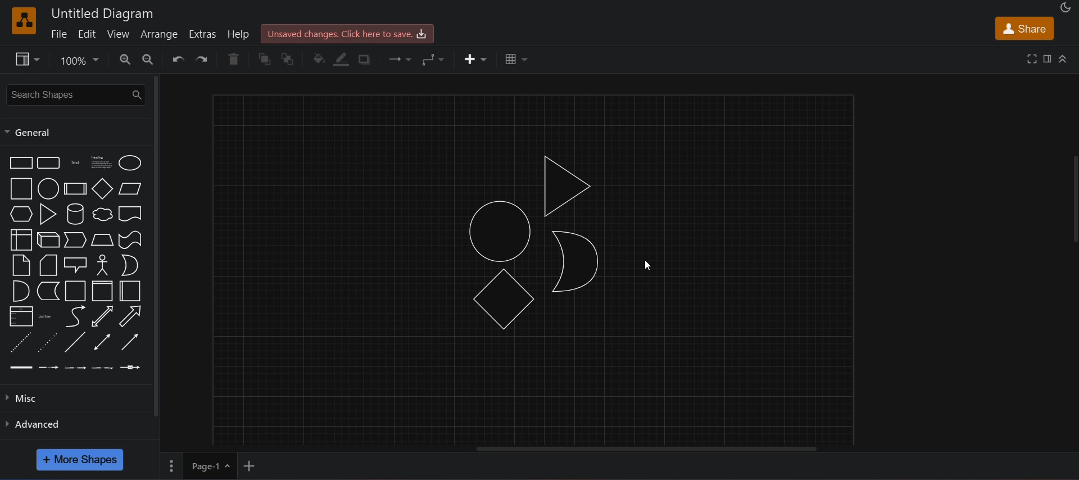 The height and width of the screenshot is (480, 1079). What do you see at coordinates (75, 188) in the screenshot?
I see `process` at bounding box center [75, 188].